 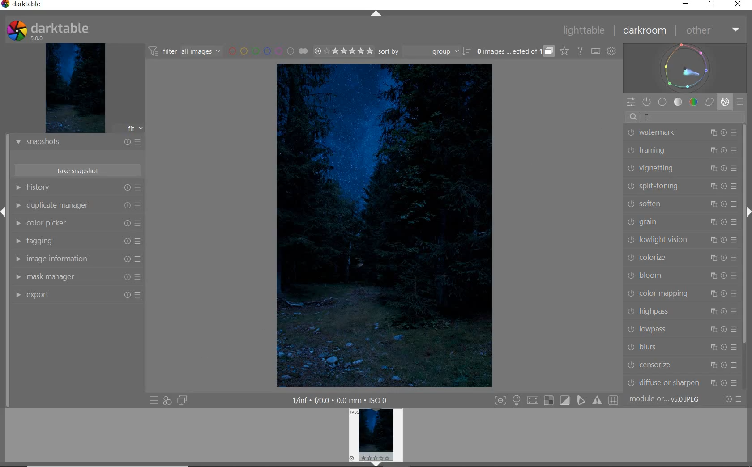 What do you see at coordinates (747, 163) in the screenshot?
I see `SCROLLBAR` at bounding box center [747, 163].